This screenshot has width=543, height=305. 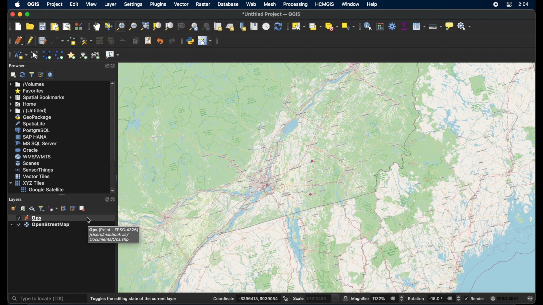 What do you see at coordinates (190, 41) in the screenshot?
I see `python console` at bounding box center [190, 41].